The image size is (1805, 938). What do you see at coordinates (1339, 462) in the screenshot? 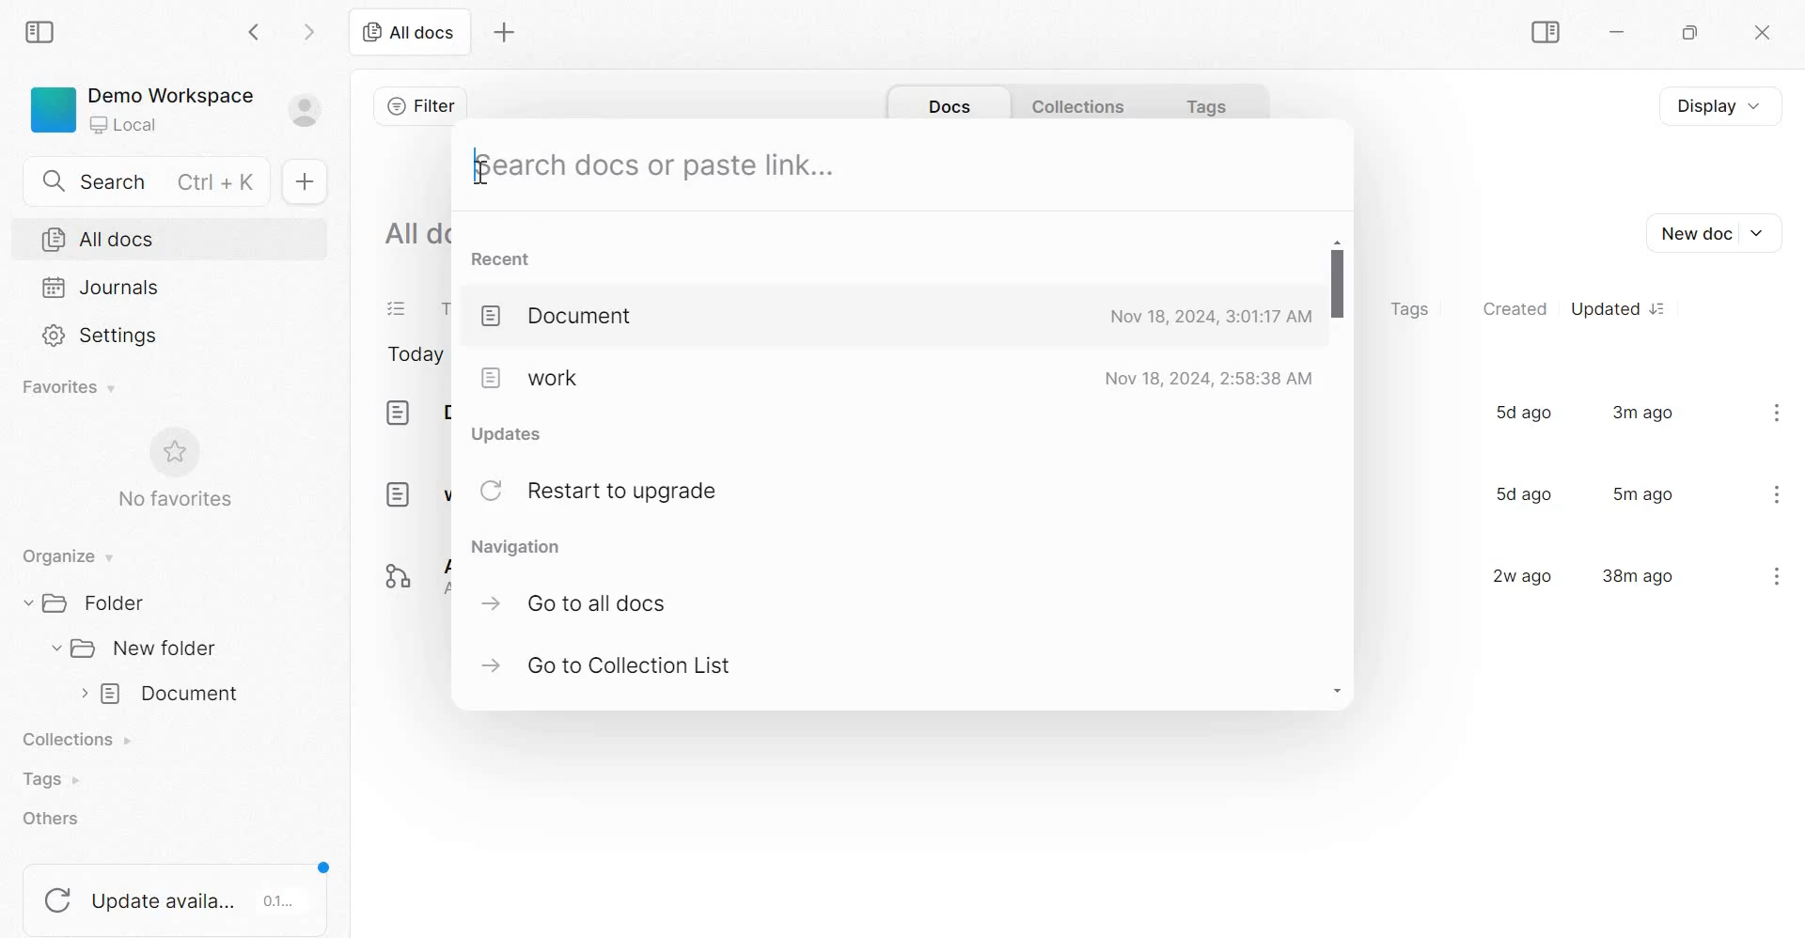
I see `scroll bar` at bounding box center [1339, 462].